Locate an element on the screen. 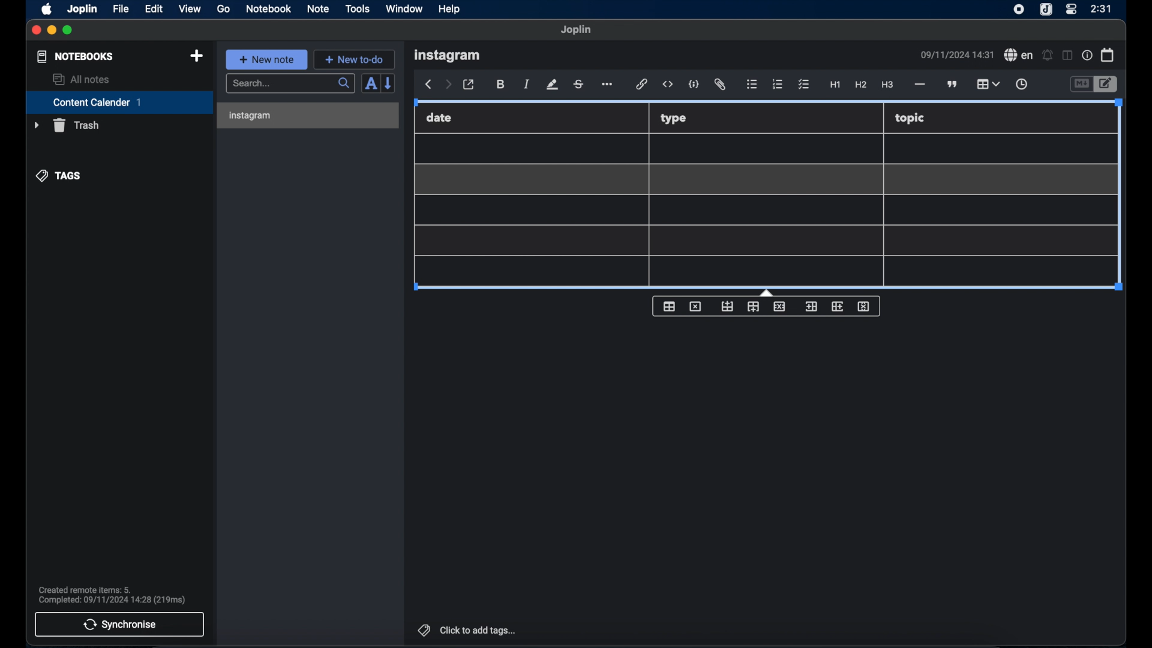 The image size is (1152, 648). table properties is located at coordinates (669, 306).